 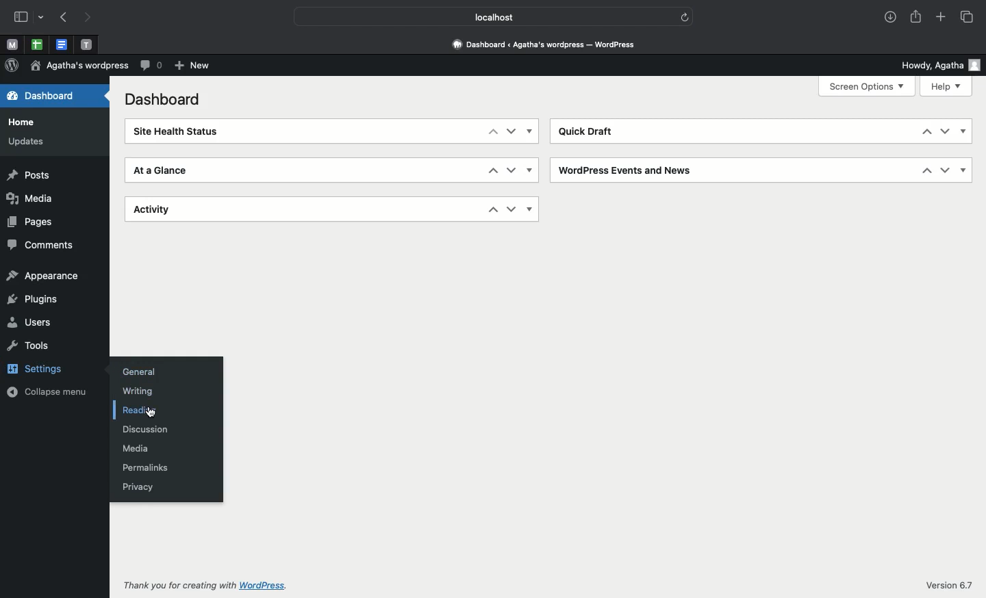 What do you see at coordinates (138, 486) in the screenshot?
I see `Privacy` at bounding box center [138, 486].